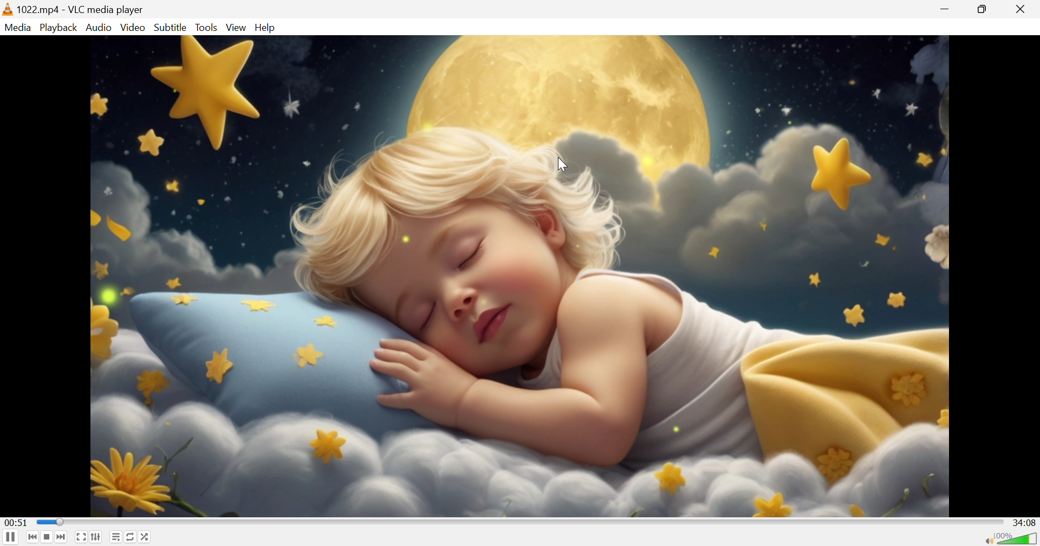 The image size is (1040, 546). Describe the element at coordinates (99, 27) in the screenshot. I see `Audio` at that location.